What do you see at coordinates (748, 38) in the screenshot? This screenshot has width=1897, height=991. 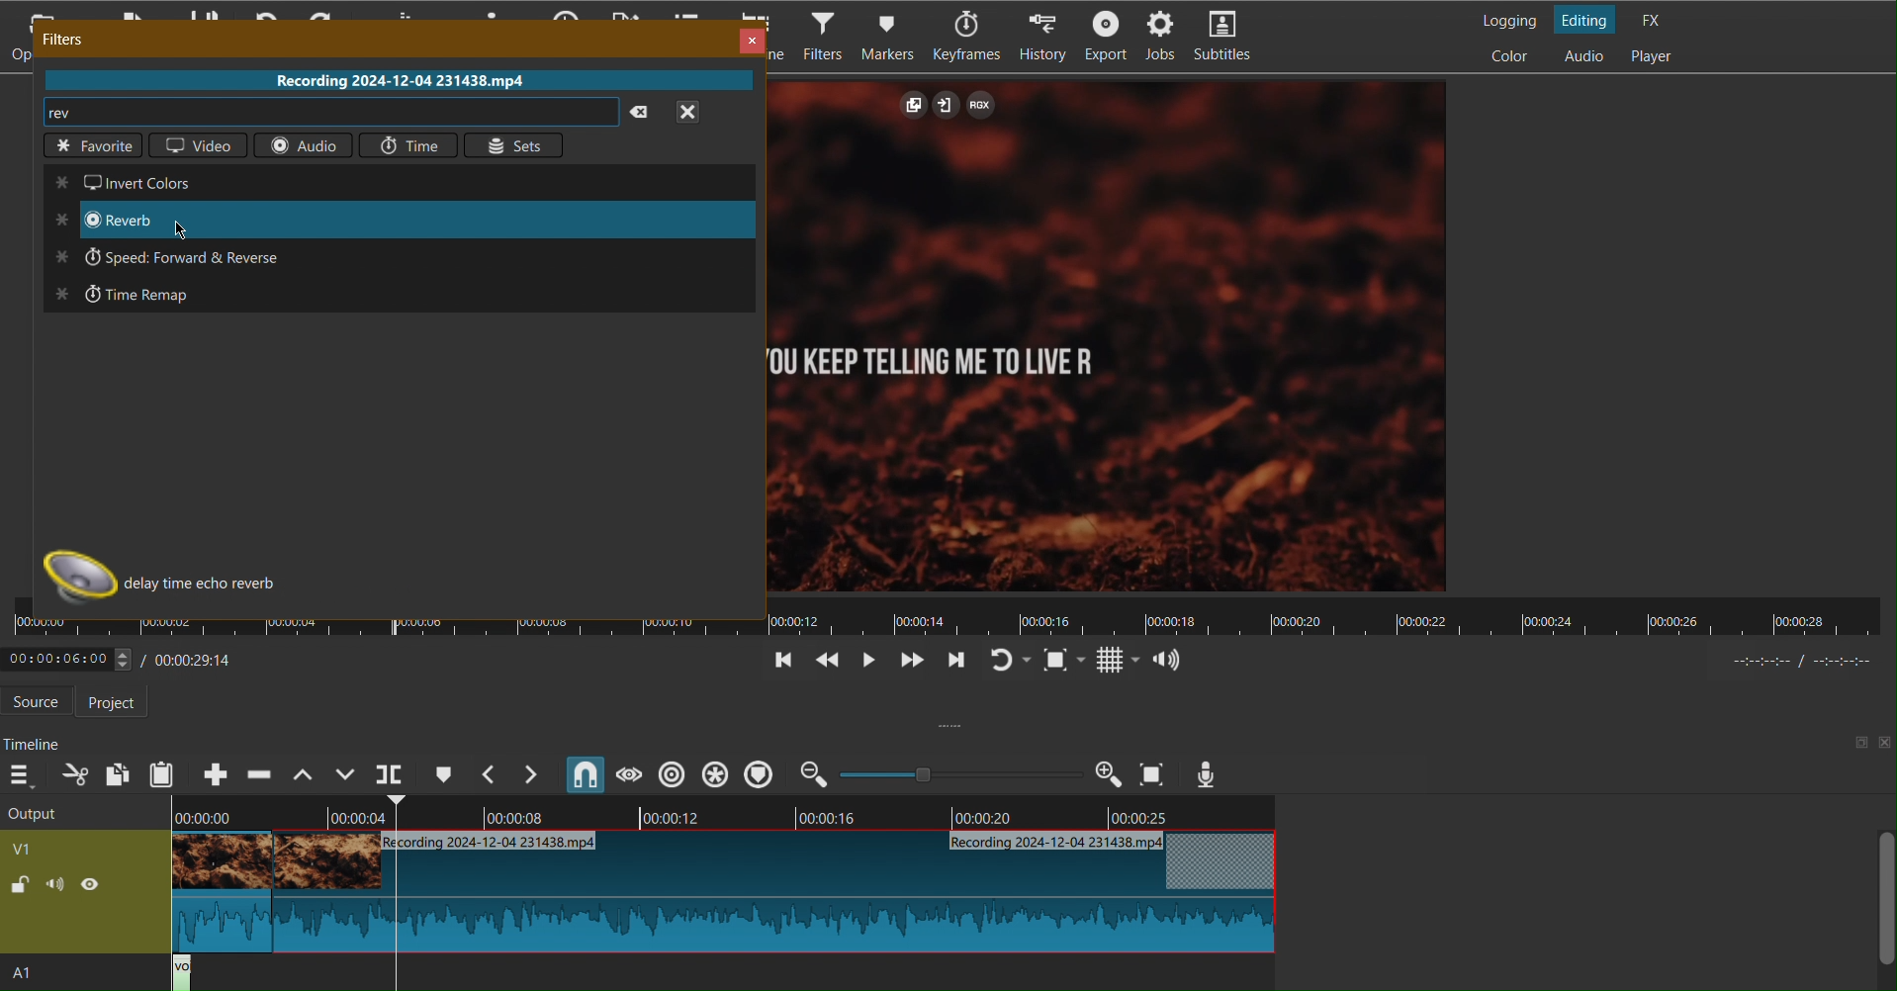 I see `Close` at bounding box center [748, 38].